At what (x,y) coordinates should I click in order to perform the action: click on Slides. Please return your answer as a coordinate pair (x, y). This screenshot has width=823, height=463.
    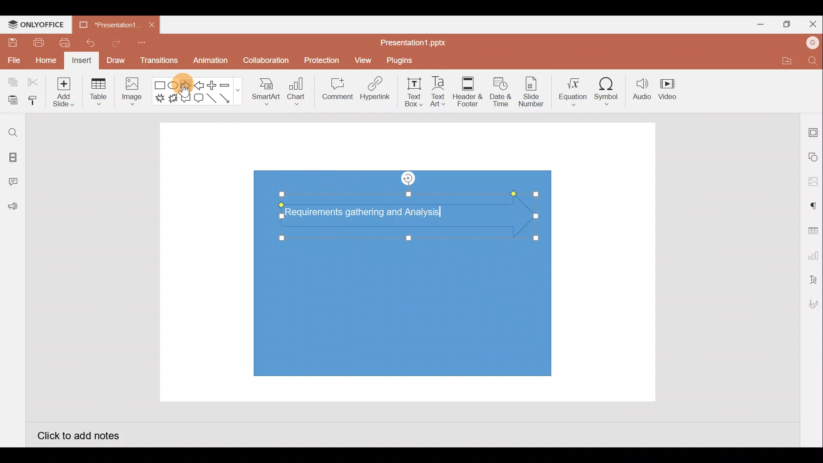
    Looking at the image, I should click on (12, 159).